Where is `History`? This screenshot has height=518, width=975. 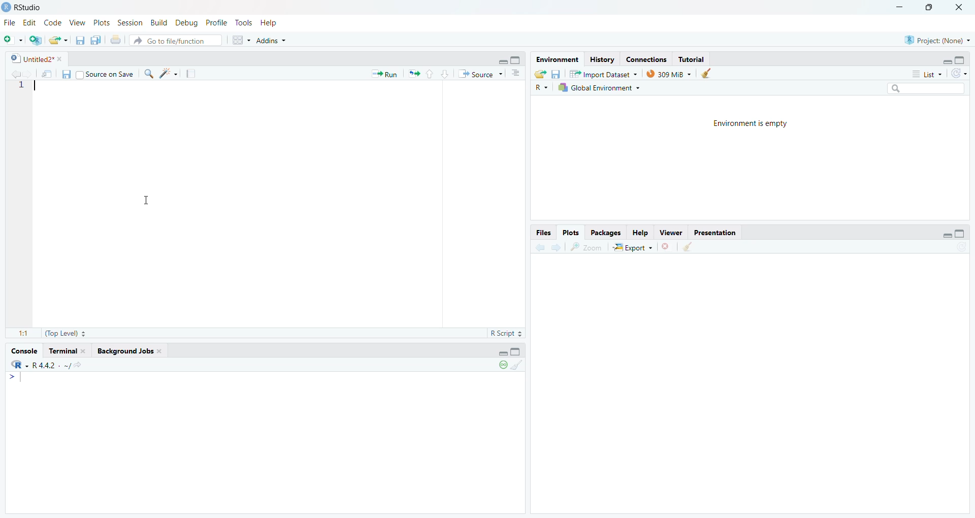 History is located at coordinates (603, 59).